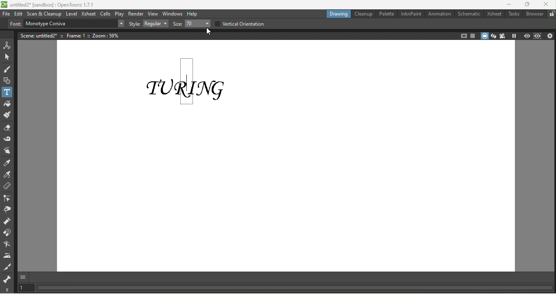 The image size is (556, 294). Describe the element at coordinates (8, 290) in the screenshot. I see `More options` at that location.